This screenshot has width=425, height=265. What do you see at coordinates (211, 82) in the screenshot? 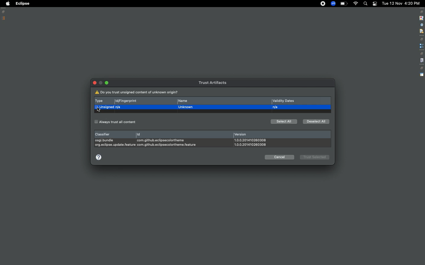
I see `Trust artifacts` at bounding box center [211, 82].